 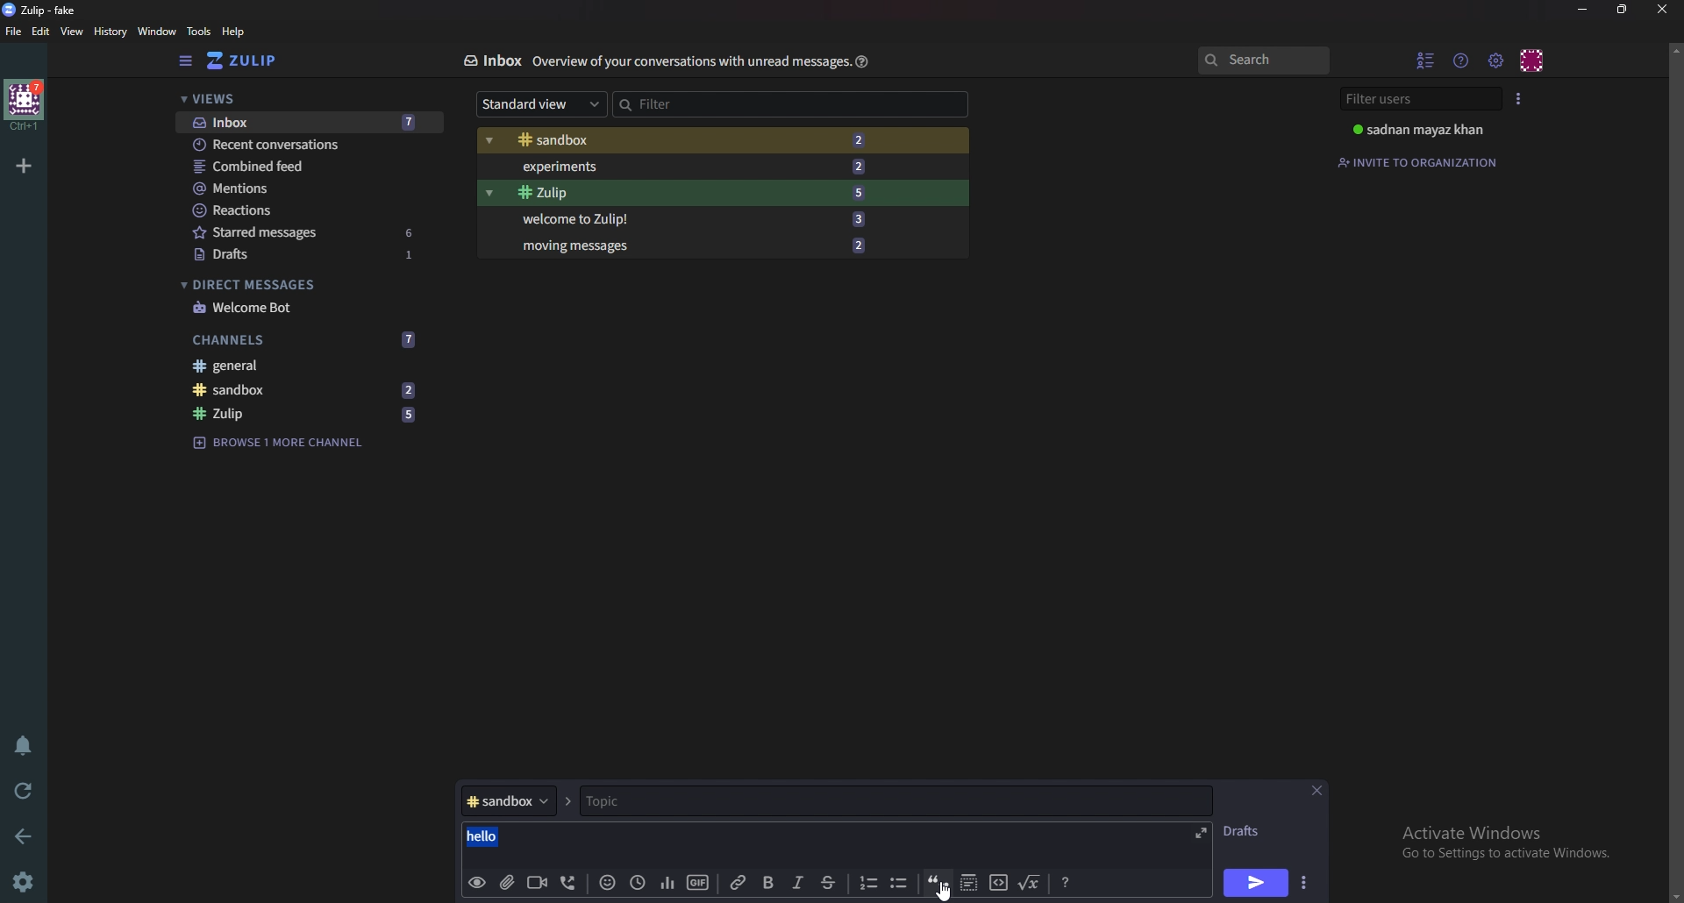 What do you see at coordinates (1659, 11) in the screenshot?
I see `Close` at bounding box center [1659, 11].